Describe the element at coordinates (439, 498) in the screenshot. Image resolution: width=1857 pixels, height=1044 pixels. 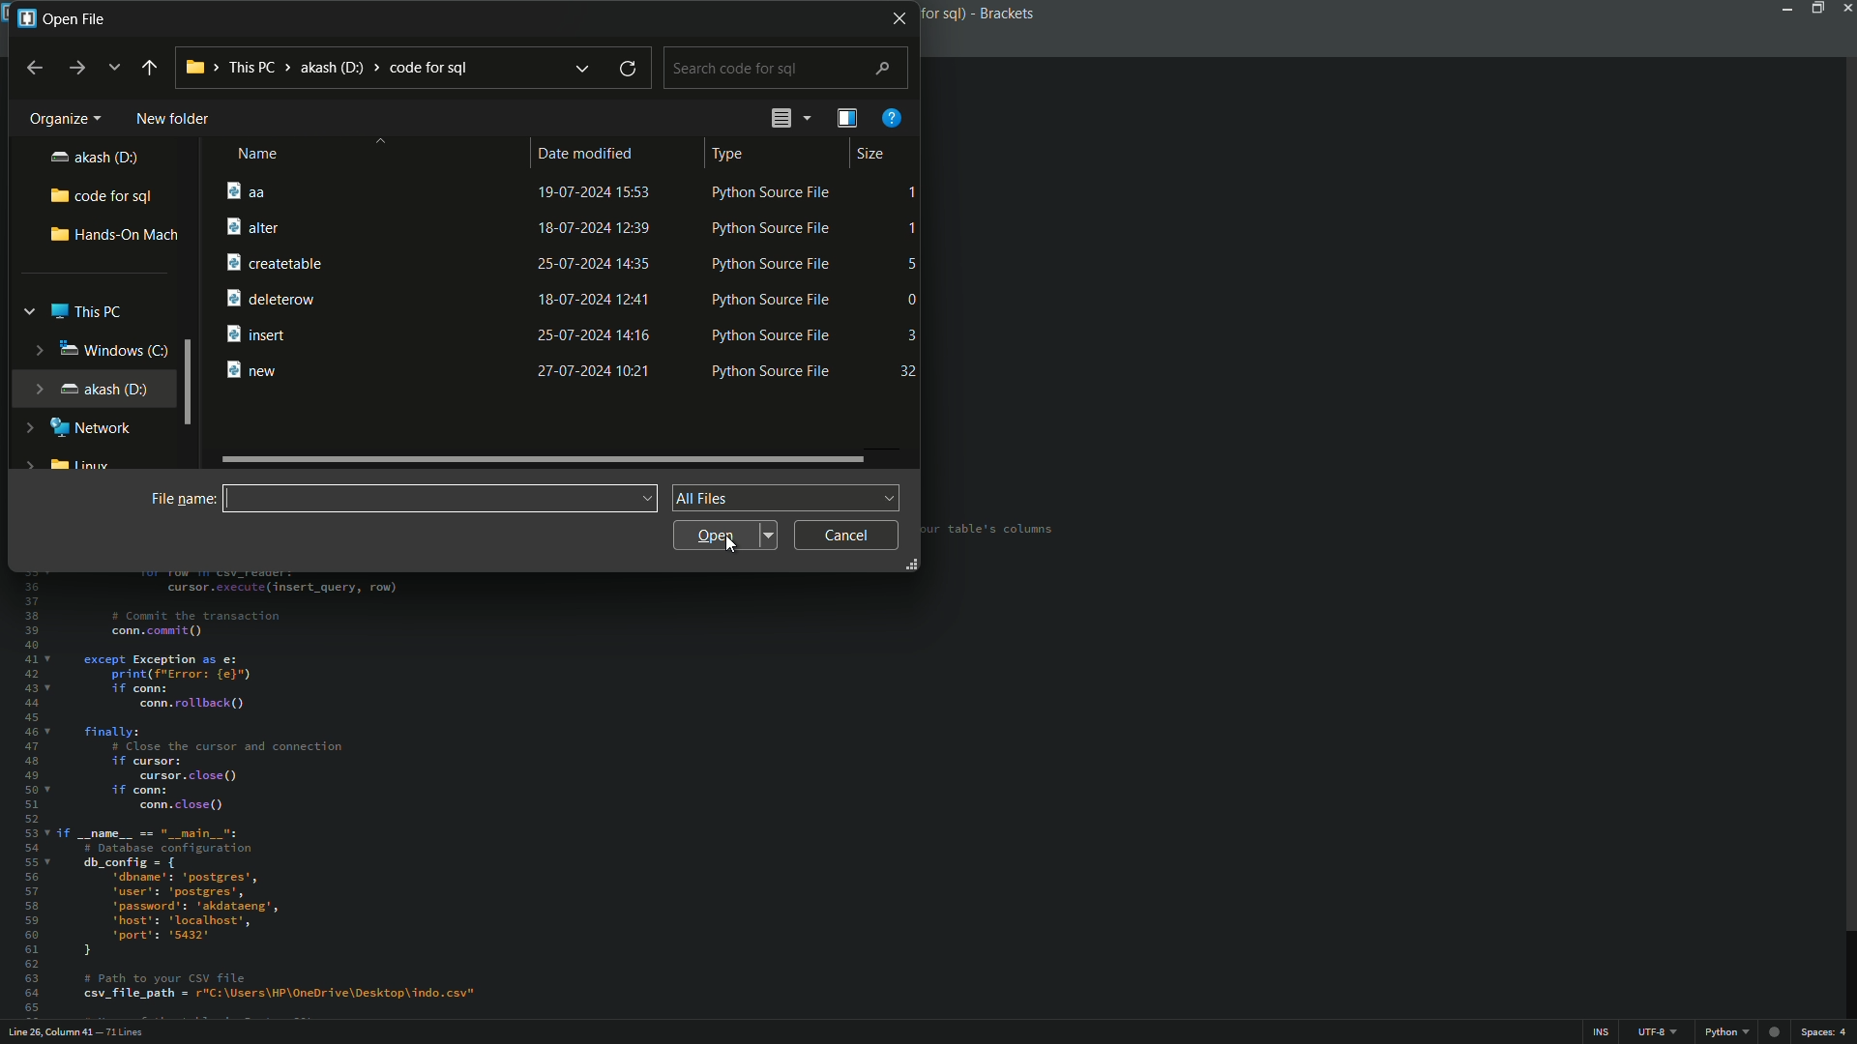
I see `file name search bar` at that location.